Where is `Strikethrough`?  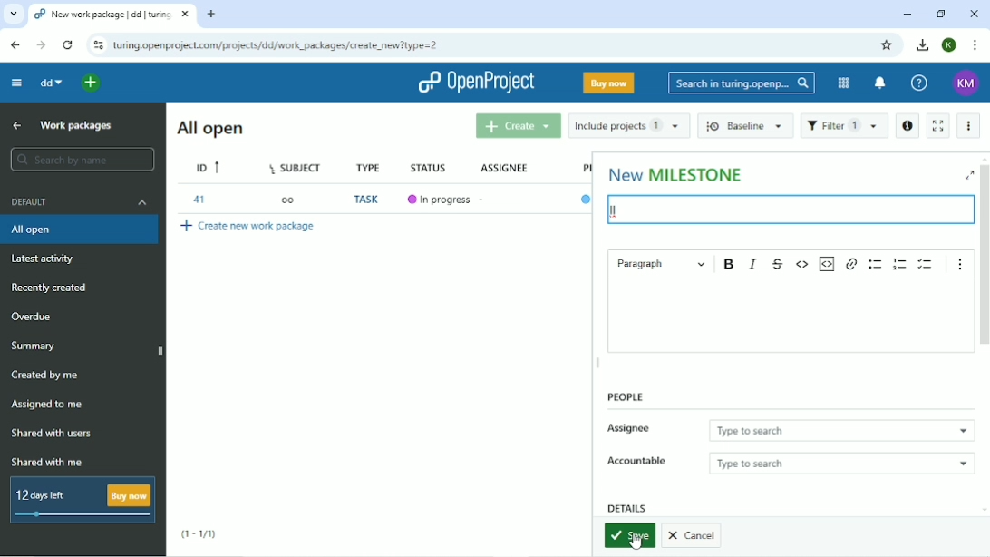
Strikethrough is located at coordinates (778, 263).